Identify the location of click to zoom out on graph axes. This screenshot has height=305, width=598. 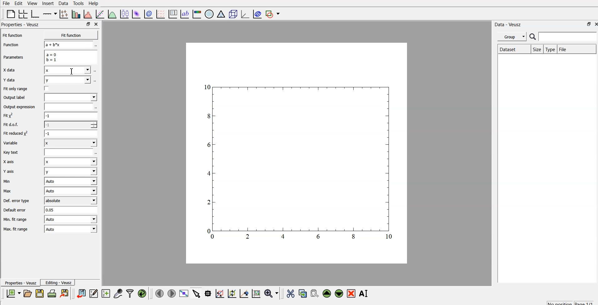
(232, 293).